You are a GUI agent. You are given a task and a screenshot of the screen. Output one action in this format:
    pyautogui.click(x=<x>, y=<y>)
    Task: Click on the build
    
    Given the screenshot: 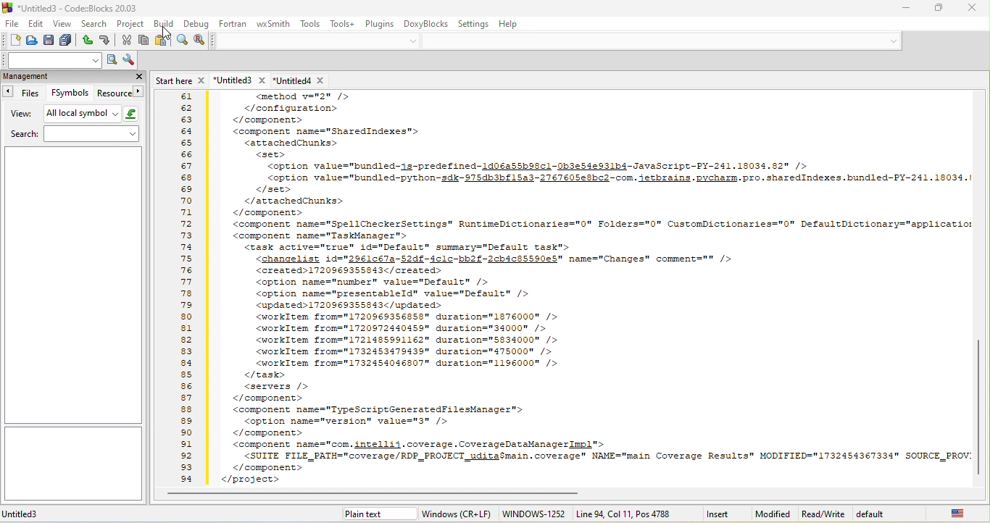 What is the action you would take?
    pyautogui.click(x=162, y=23)
    